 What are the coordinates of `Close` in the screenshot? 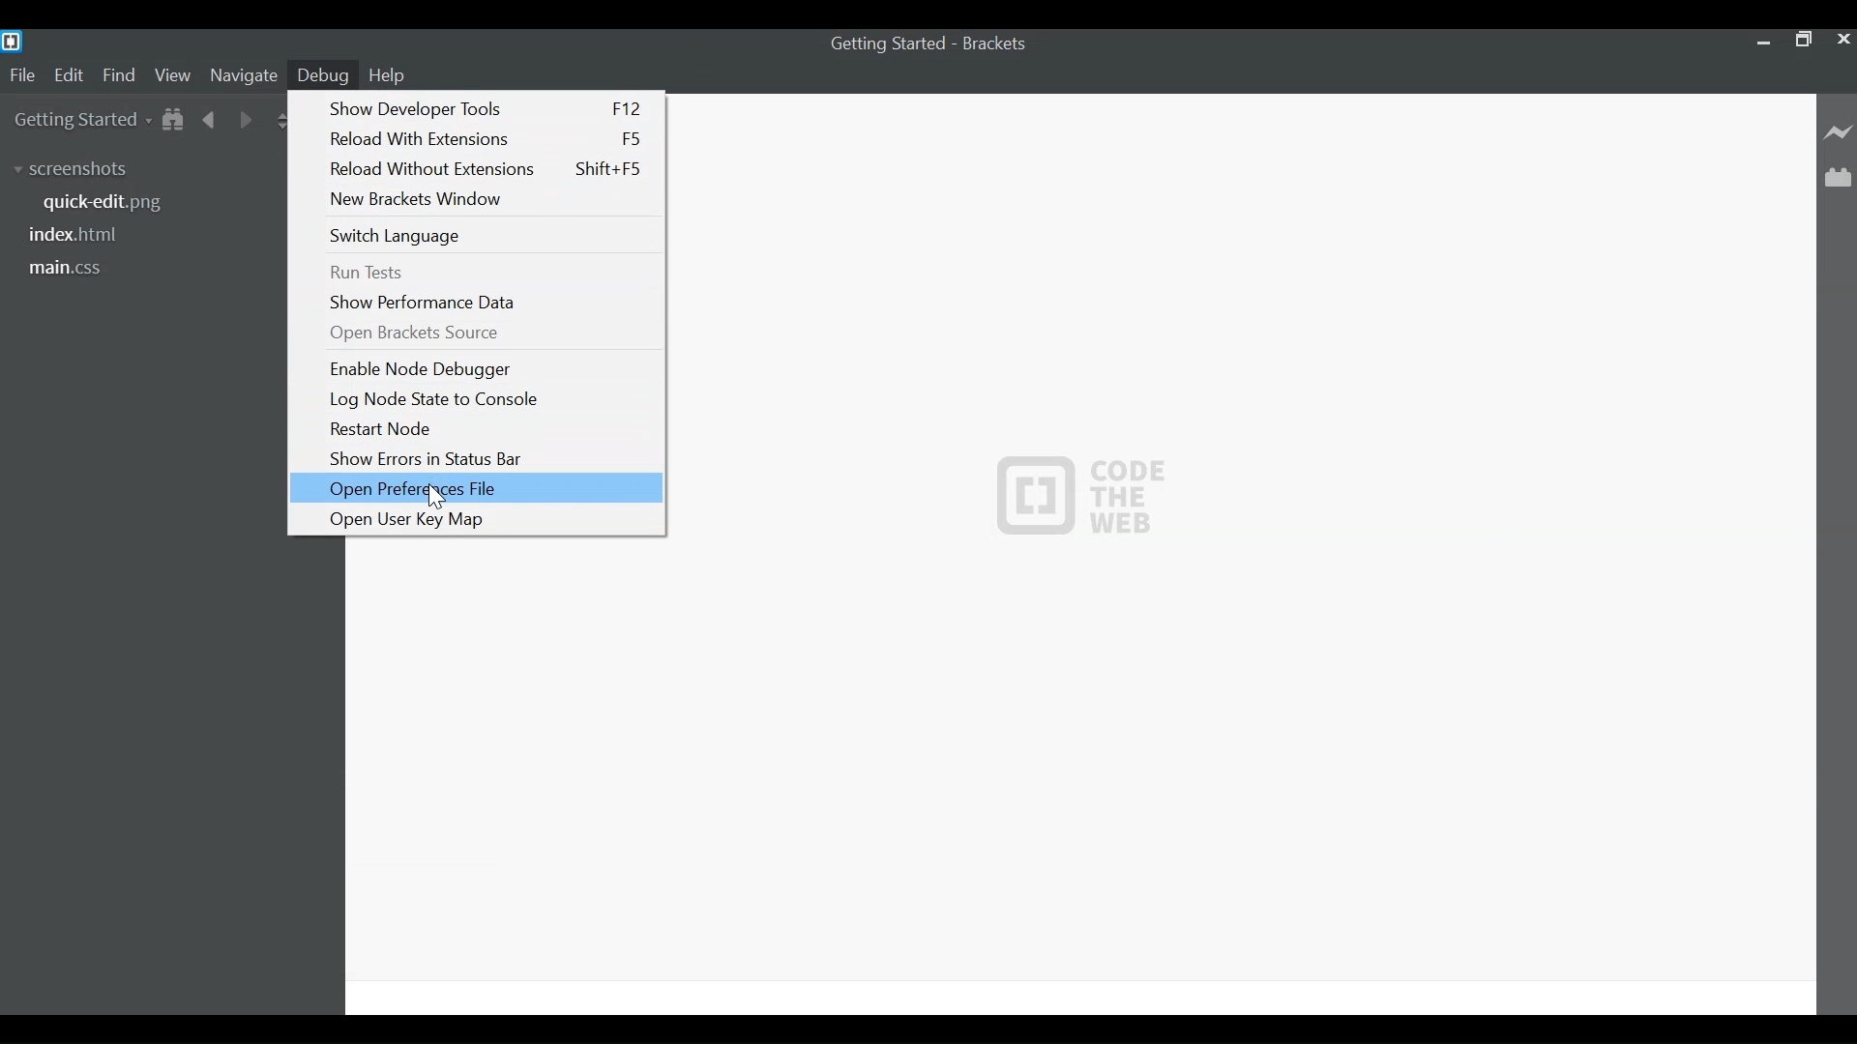 It's located at (1844, 42).